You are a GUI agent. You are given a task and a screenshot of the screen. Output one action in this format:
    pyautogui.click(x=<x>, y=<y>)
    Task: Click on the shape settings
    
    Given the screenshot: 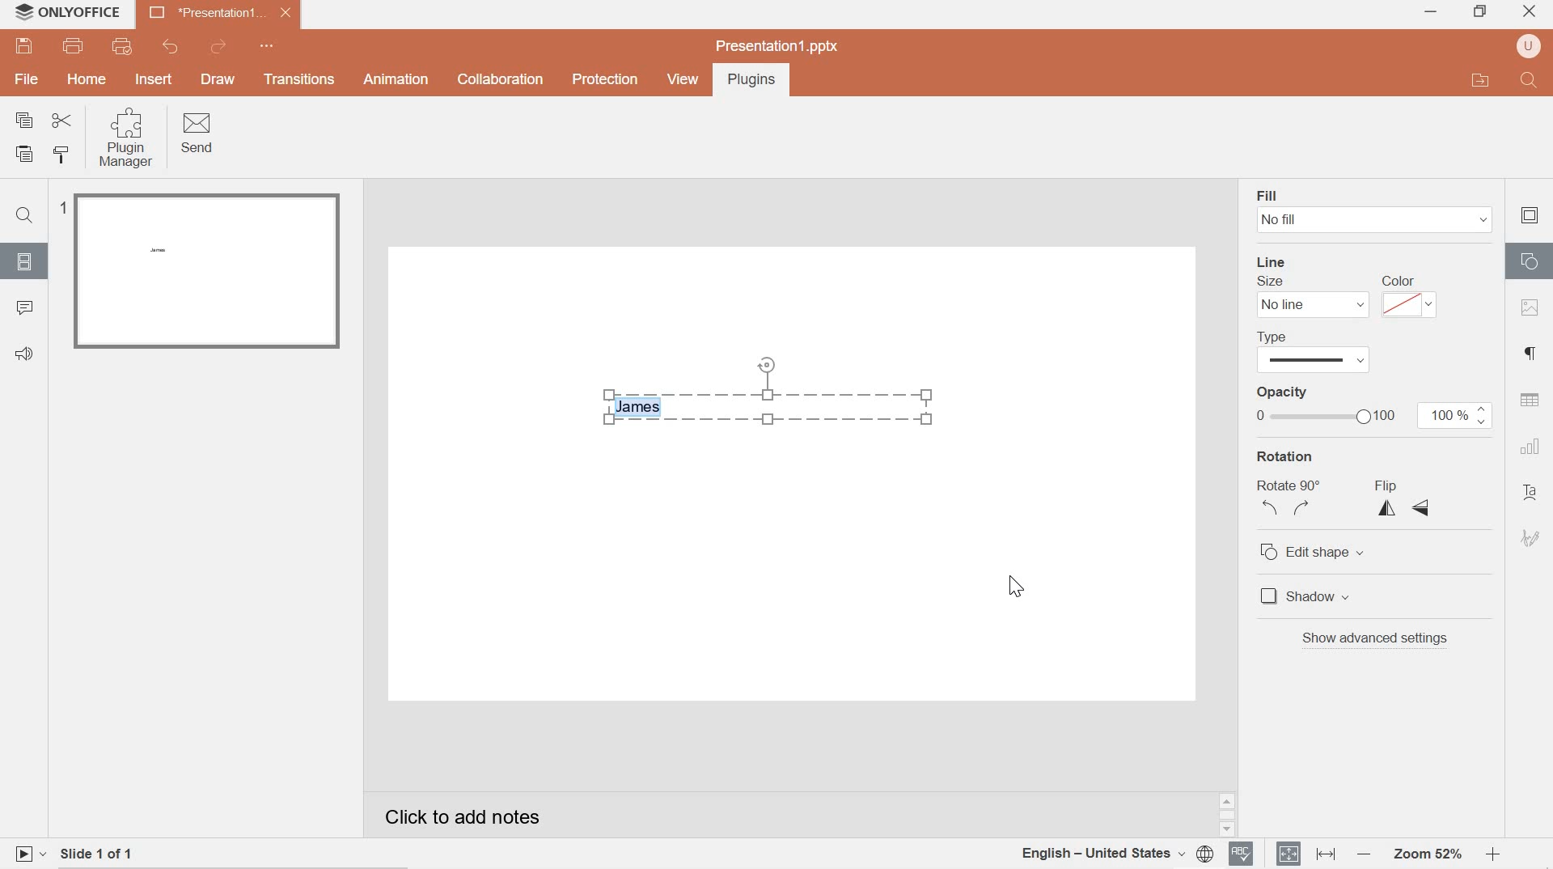 What is the action you would take?
    pyautogui.click(x=1531, y=261)
    